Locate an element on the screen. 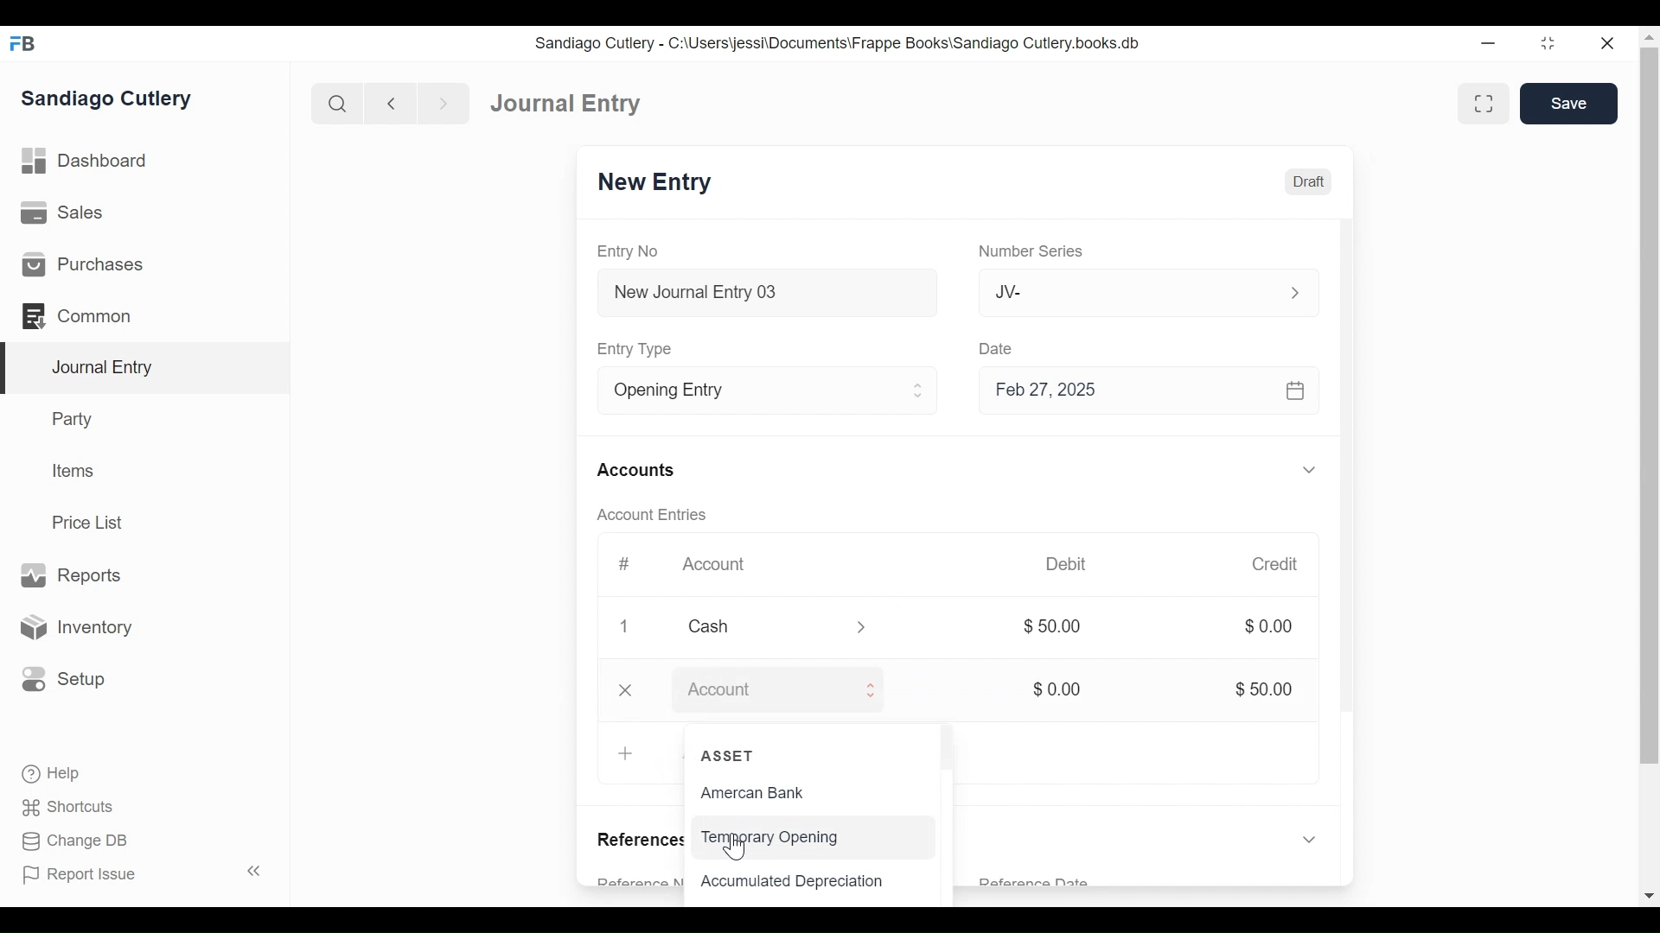 This screenshot has height=933, width=1660. Amercan Bank is located at coordinates (765, 793).